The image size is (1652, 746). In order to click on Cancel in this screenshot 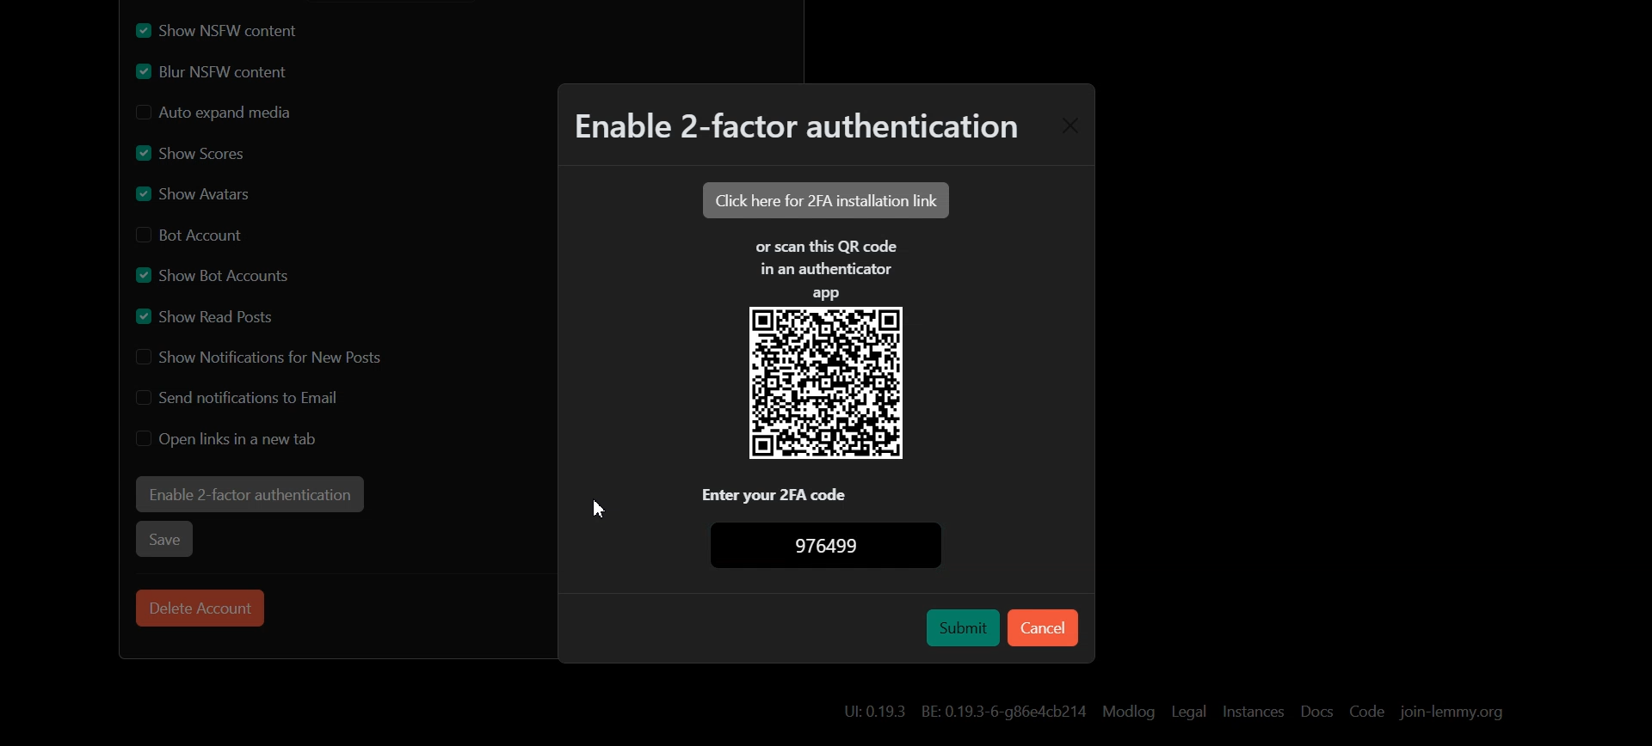, I will do `click(1043, 627)`.